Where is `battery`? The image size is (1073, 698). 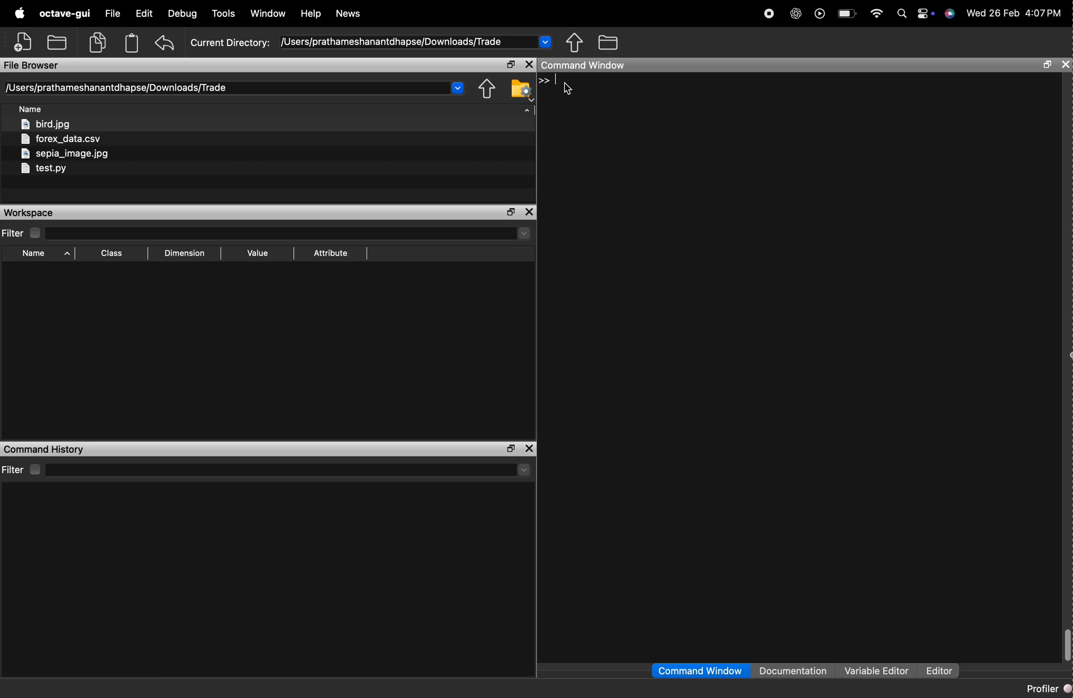 battery is located at coordinates (848, 13).